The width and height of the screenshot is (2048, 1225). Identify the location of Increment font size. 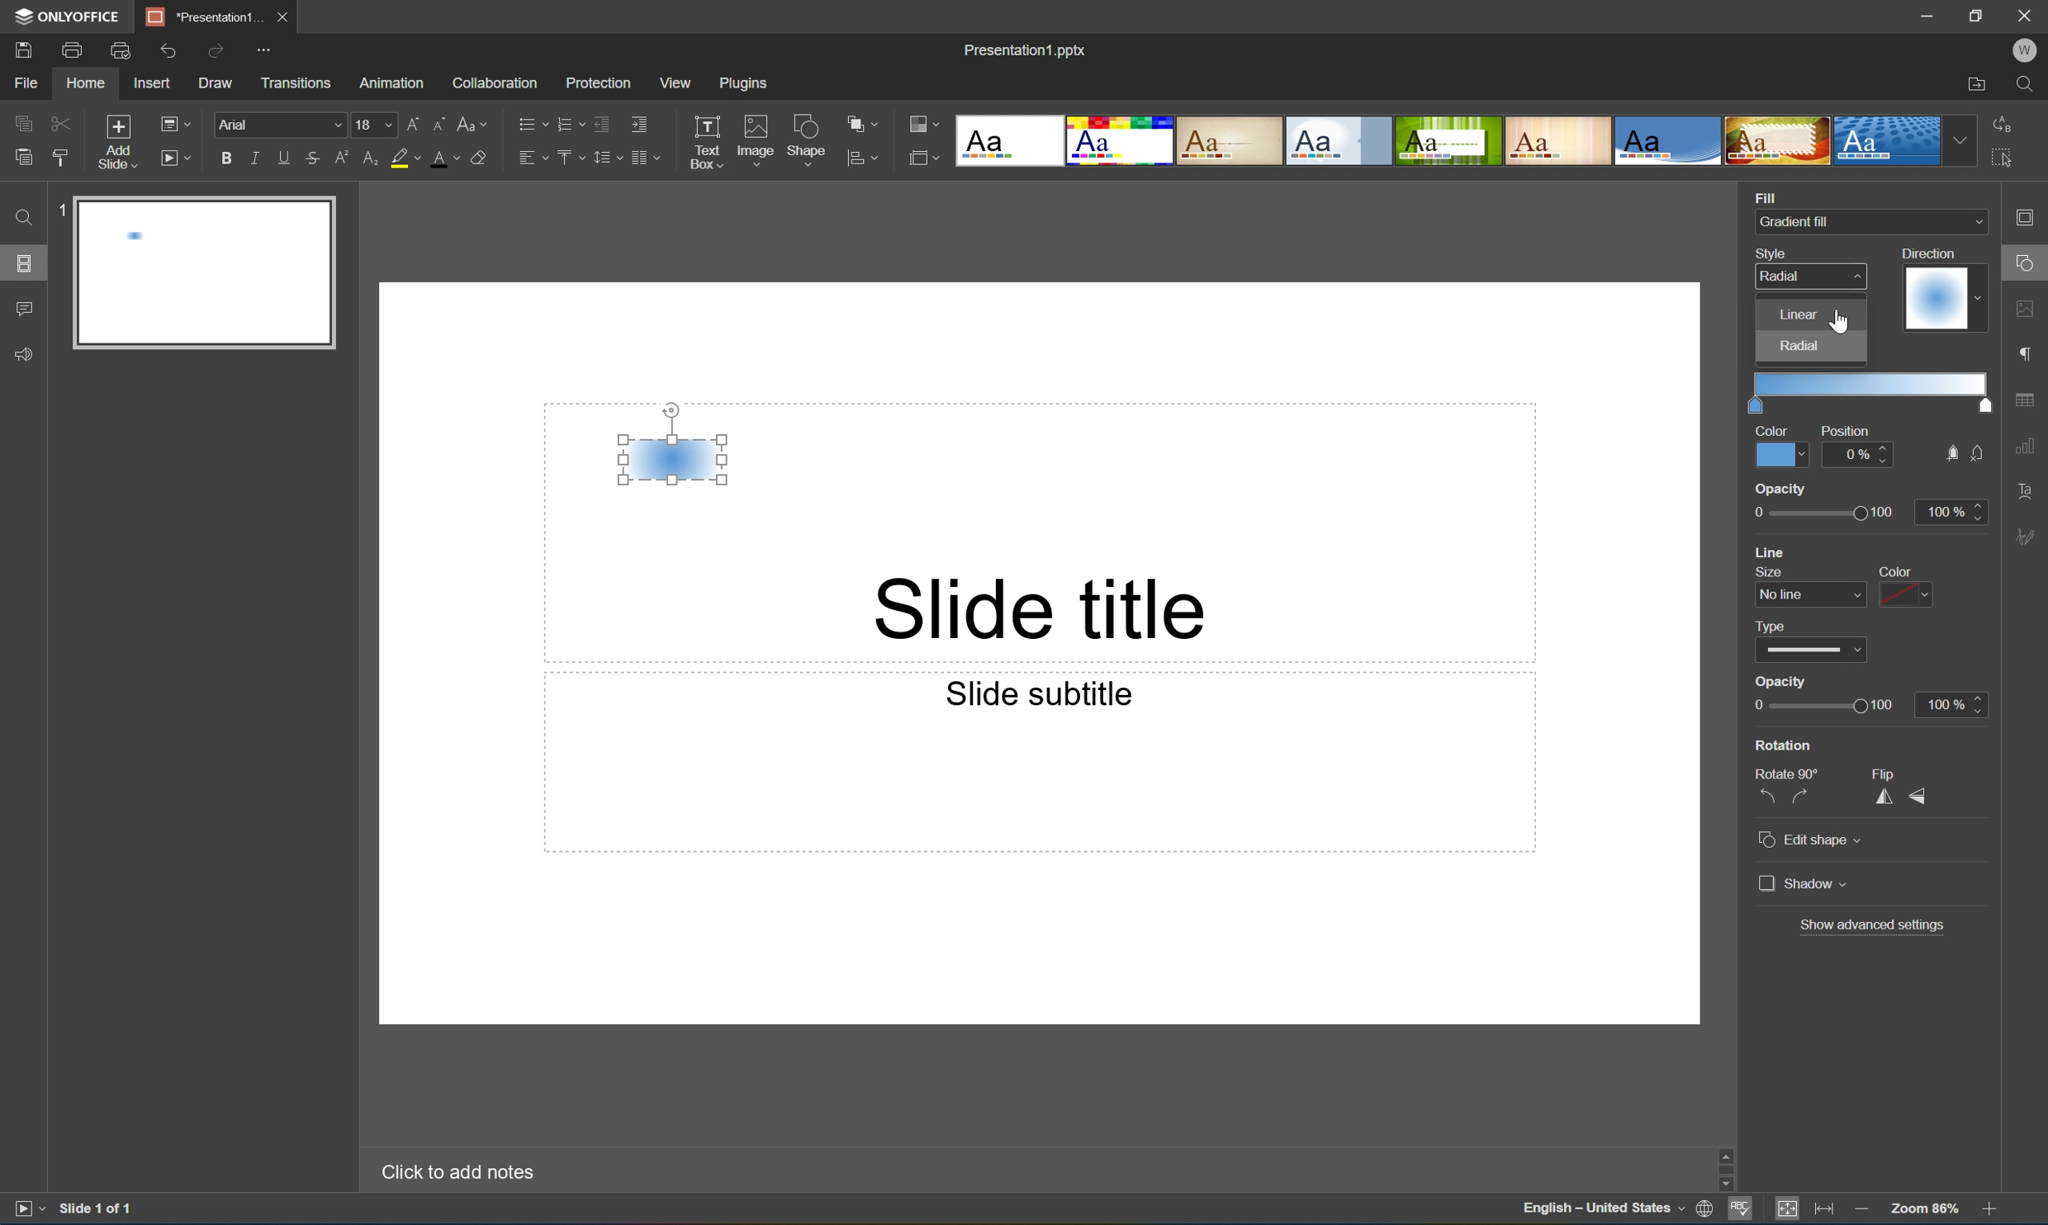
(409, 121).